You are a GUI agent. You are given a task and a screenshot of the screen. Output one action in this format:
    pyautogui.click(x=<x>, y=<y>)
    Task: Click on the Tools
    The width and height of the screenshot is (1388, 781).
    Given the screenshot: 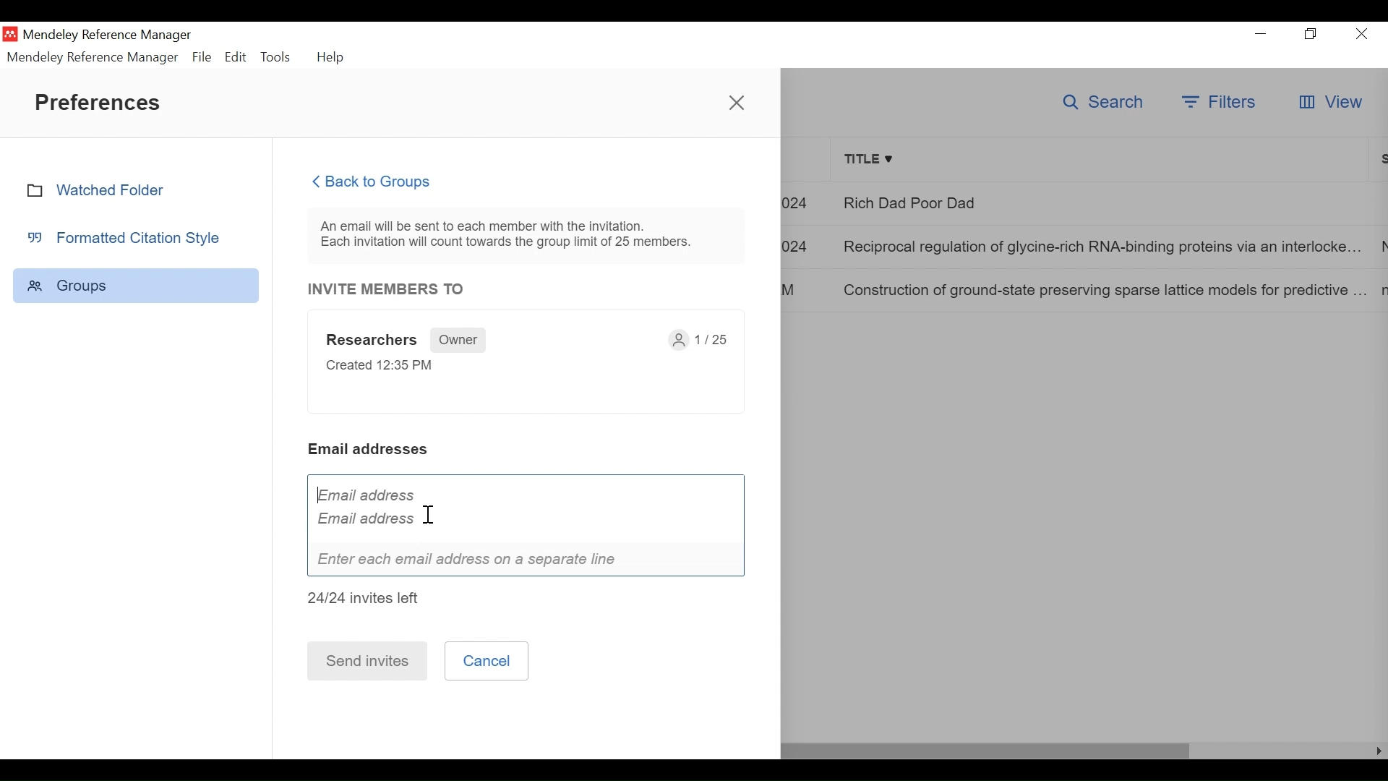 What is the action you would take?
    pyautogui.click(x=277, y=57)
    